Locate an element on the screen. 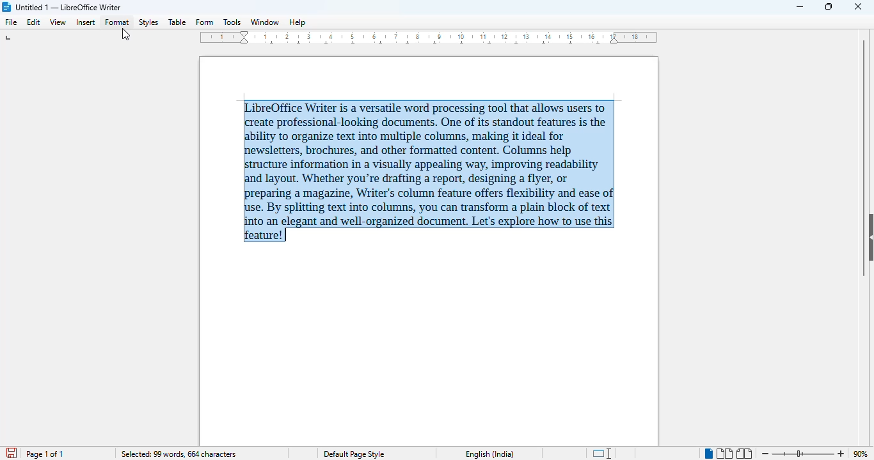 This screenshot has width=874, height=460. close is located at coordinates (858, 6).